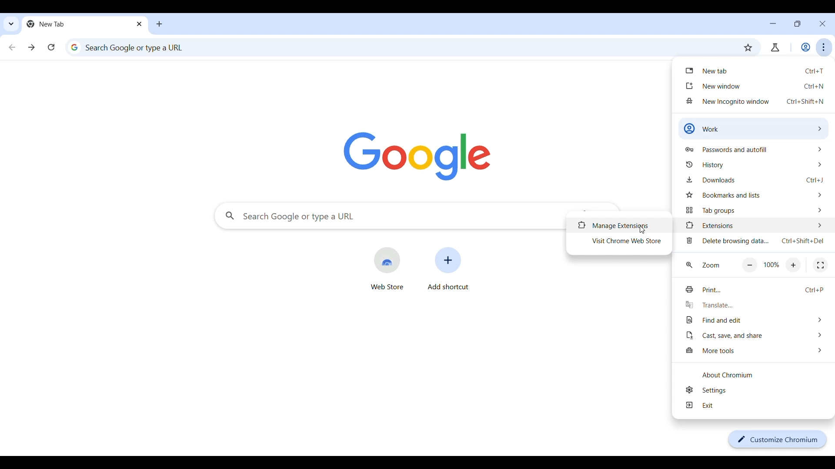 Image resolution: width=835 pixels, height=469 pixels. What do you see at coordinates (755, 195) in the screenshot?
I see `Bookmark and list options` at bounding box center [755, 195].